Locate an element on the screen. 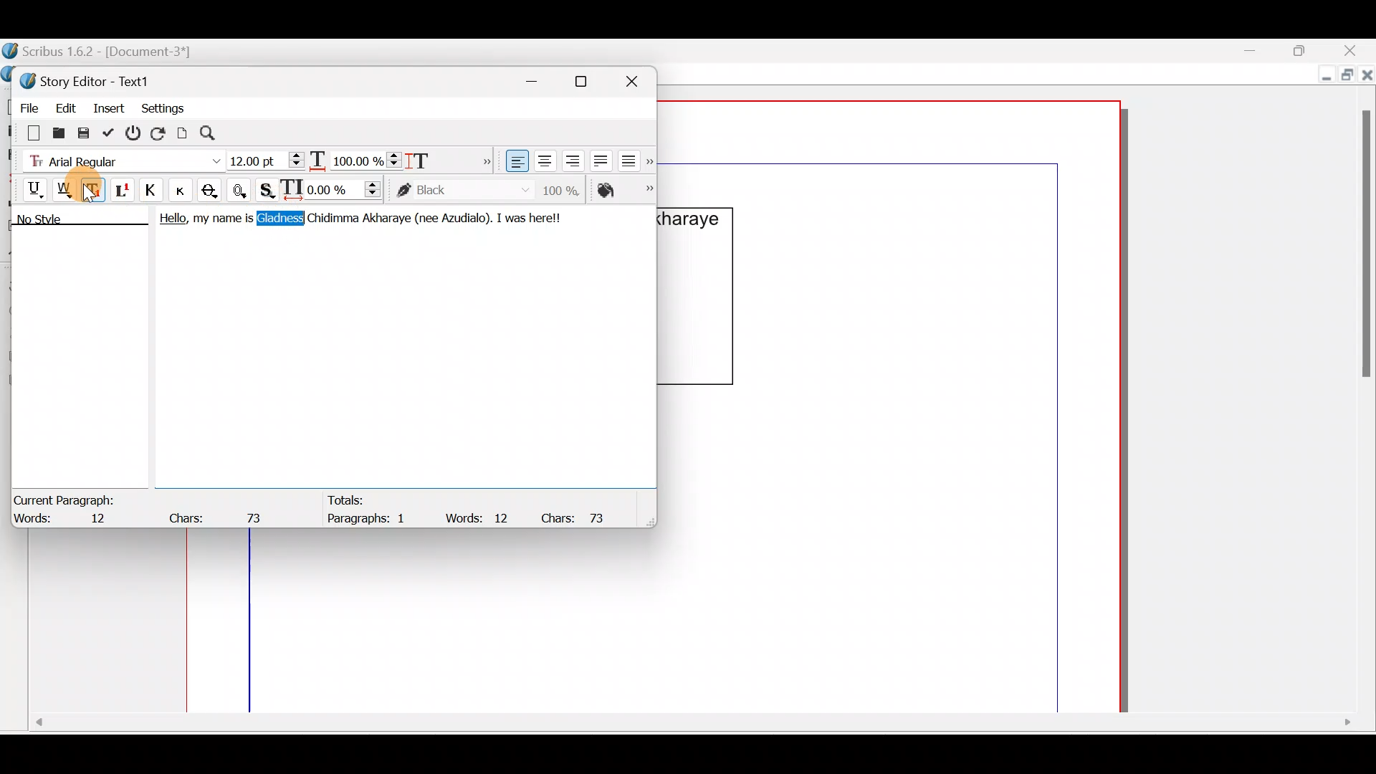  Update text frame and exit is located at coordinates (111, 130).